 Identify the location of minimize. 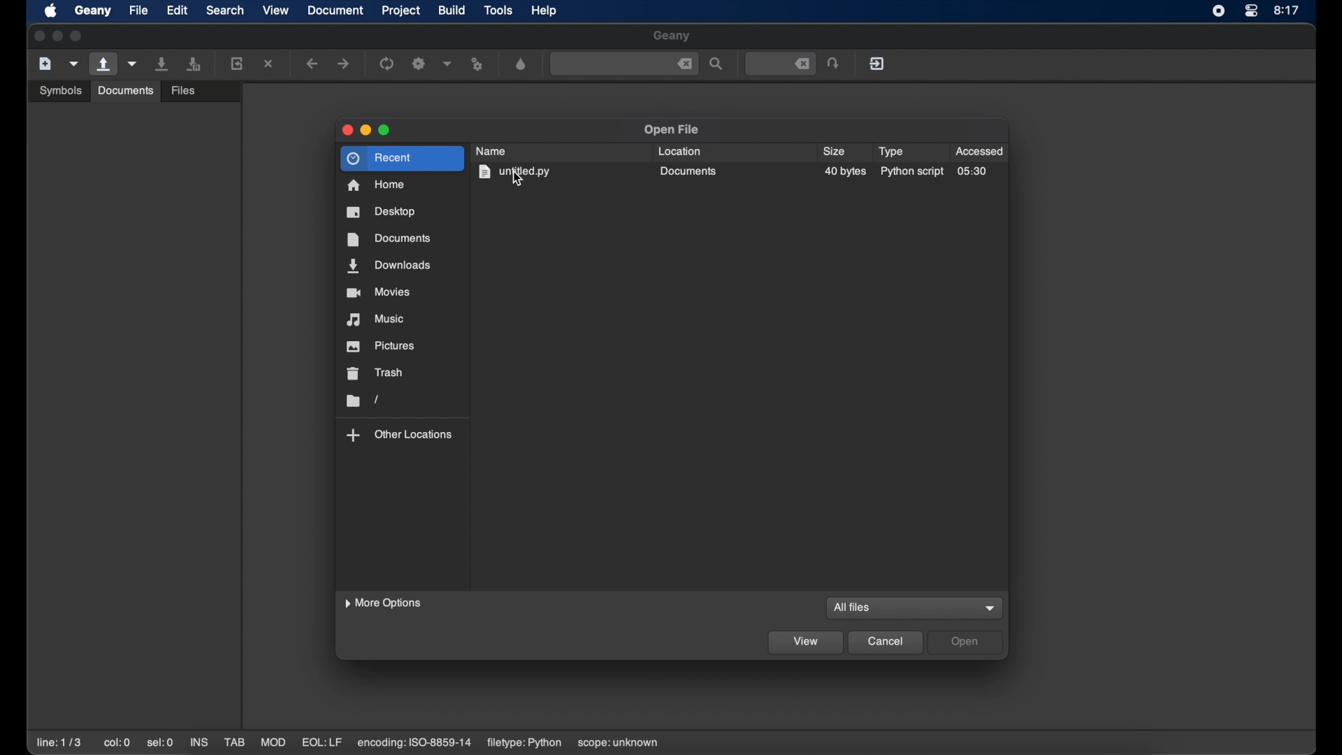
(57, 36).